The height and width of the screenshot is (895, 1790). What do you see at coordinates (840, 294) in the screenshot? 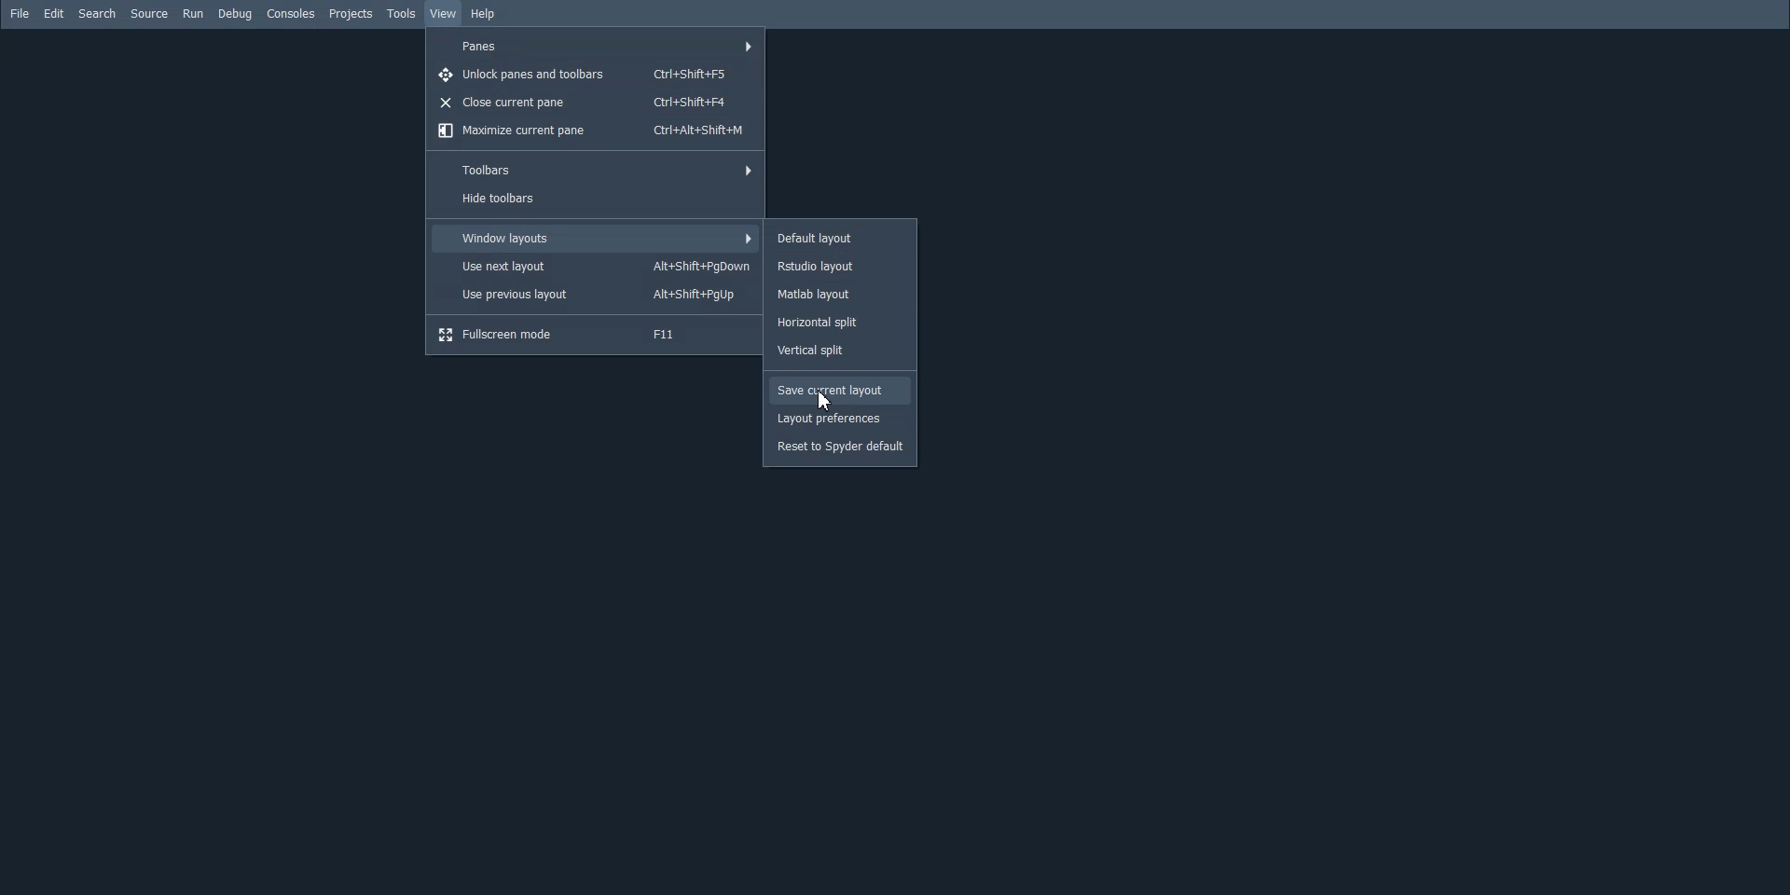
I see `Matlab layout` at bounding box center [840, 294].